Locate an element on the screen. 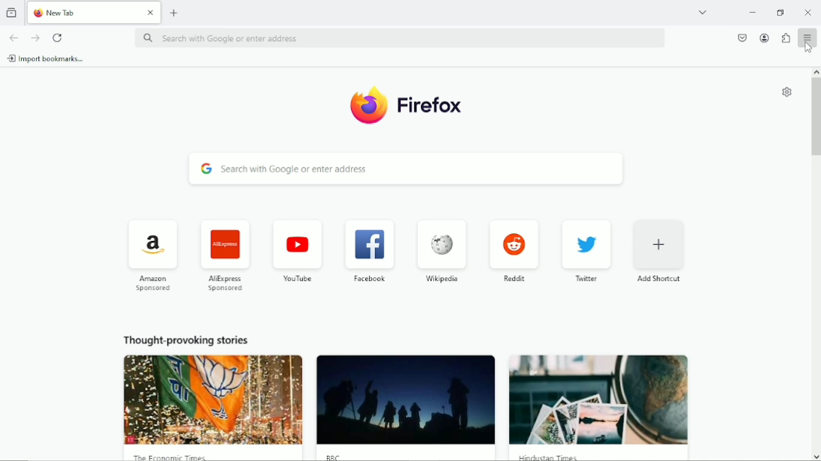 The height and width of the screenshot is (461, 821). Add shortcut is located at coordinates (659, 249).